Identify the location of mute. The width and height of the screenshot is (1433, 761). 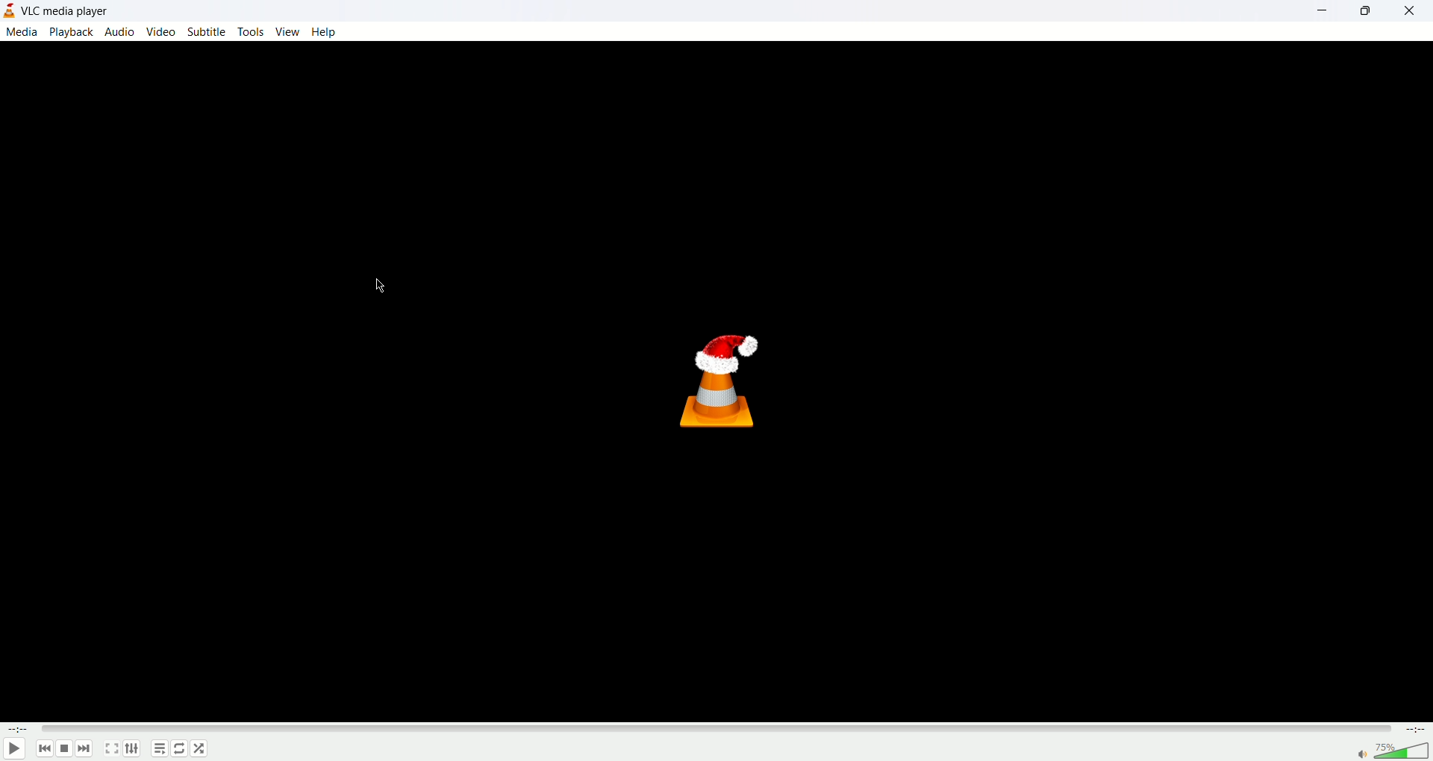
(1364, 756).